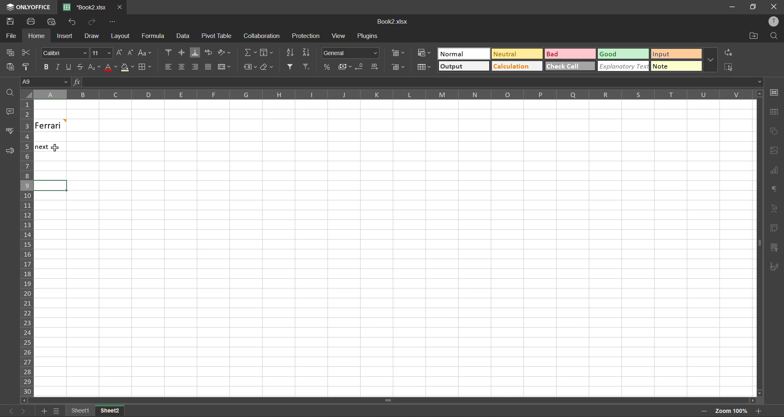  I want to click on summation, so click(250, 52).